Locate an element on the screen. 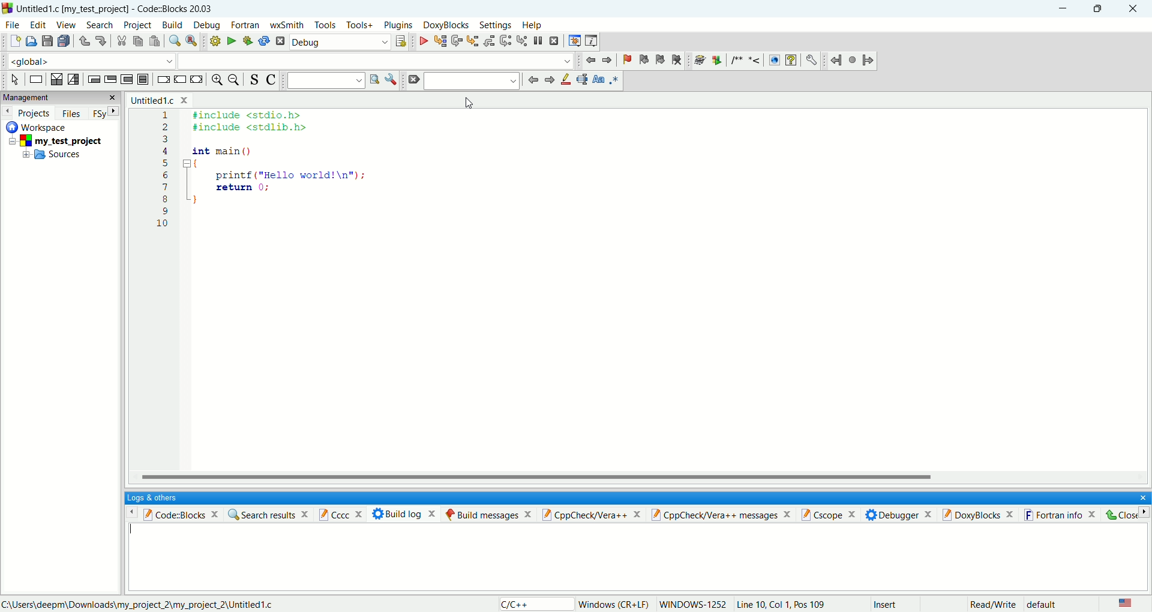 This screenshot has height=612, width=1152. view is located at coordinates (63, 24).